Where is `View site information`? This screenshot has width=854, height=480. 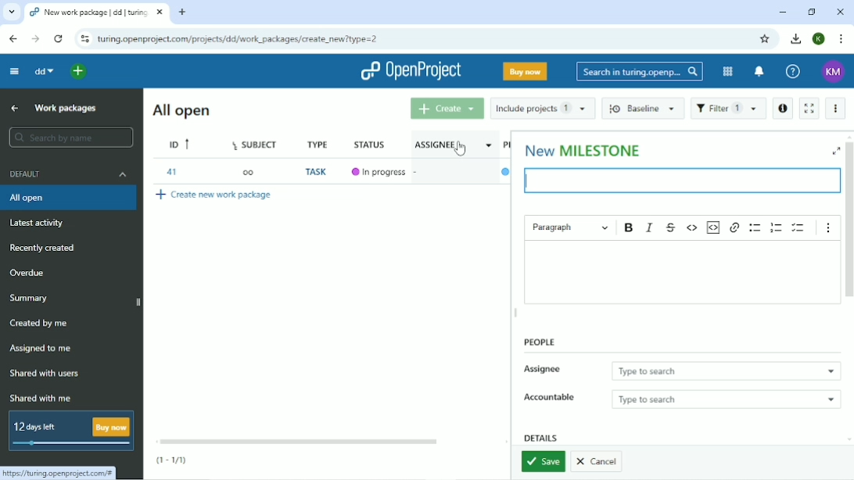 View site information is located at coordinates (84, 38).